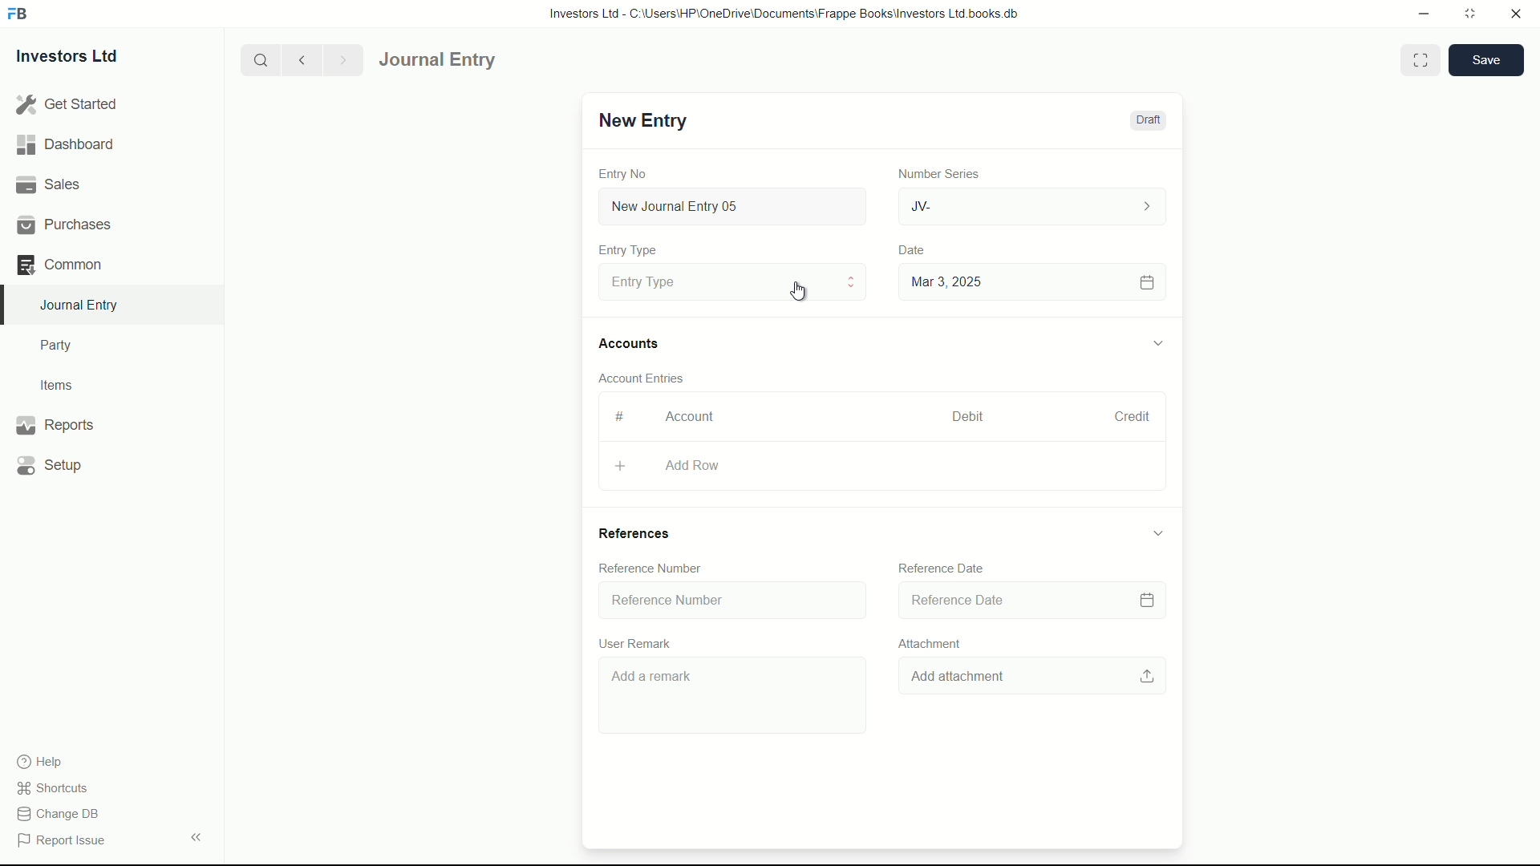 The width and height of the screenshot is (1540, 866). What do you see at coordinates (484, 60) in the screenshot?
I see `journal entry` at bounding box center [484, 60].